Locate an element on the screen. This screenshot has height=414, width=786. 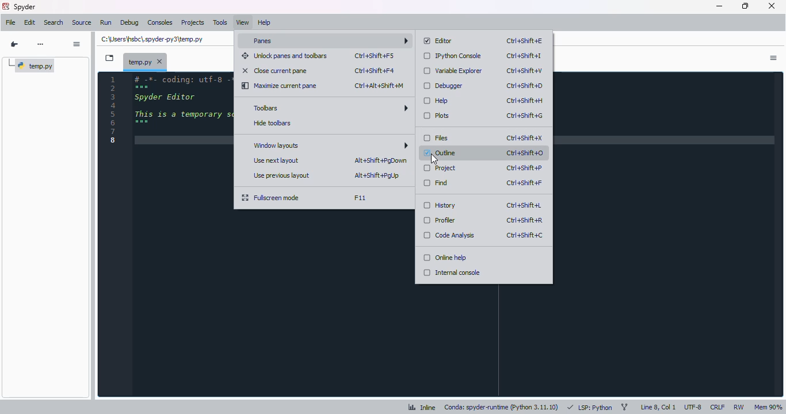
file is located at coordinates (11, 22).